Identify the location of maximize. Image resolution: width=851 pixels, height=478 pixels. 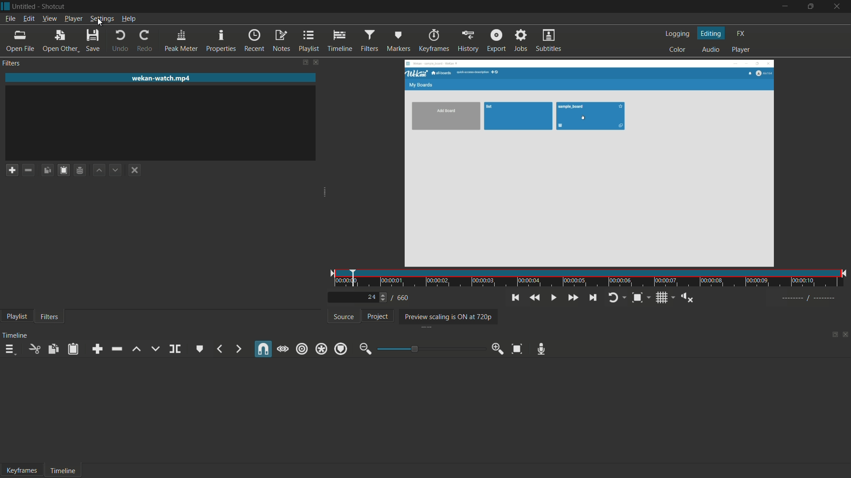
(811, 7).